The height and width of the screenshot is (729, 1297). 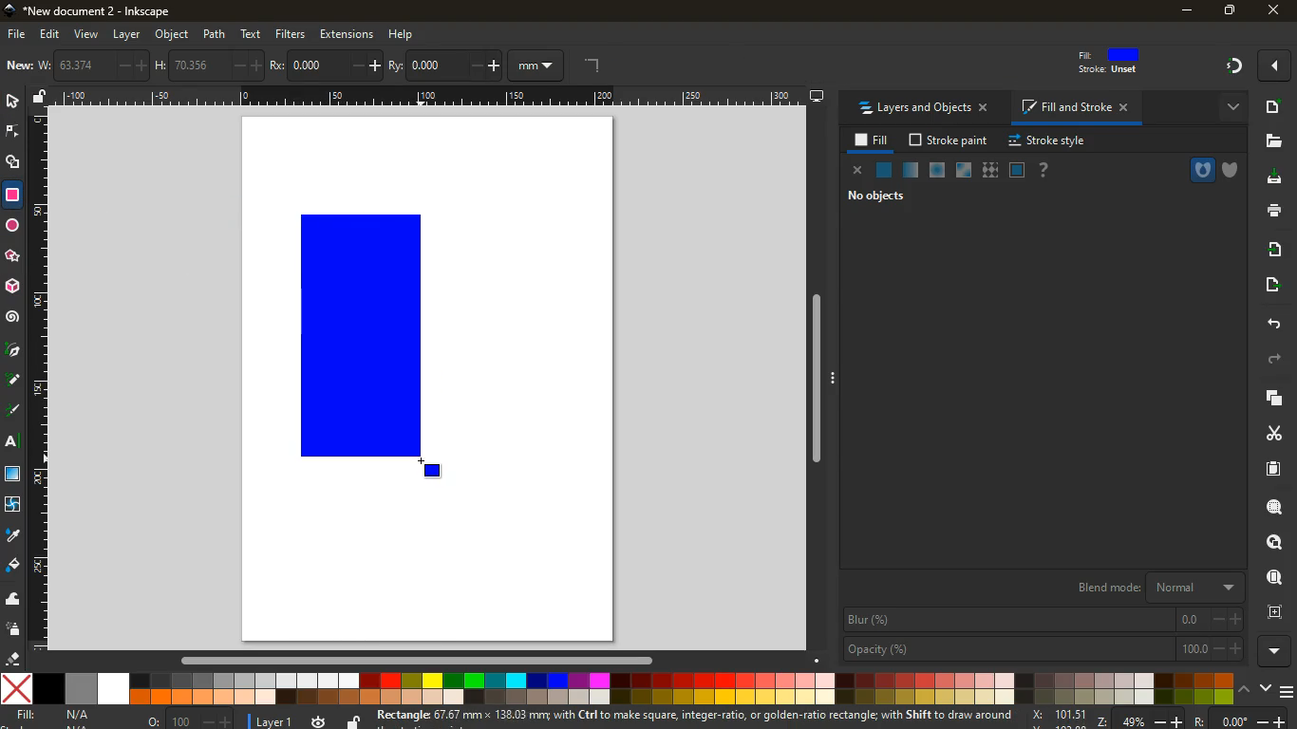 I want to click on frame, so click(x=1276, y=613).